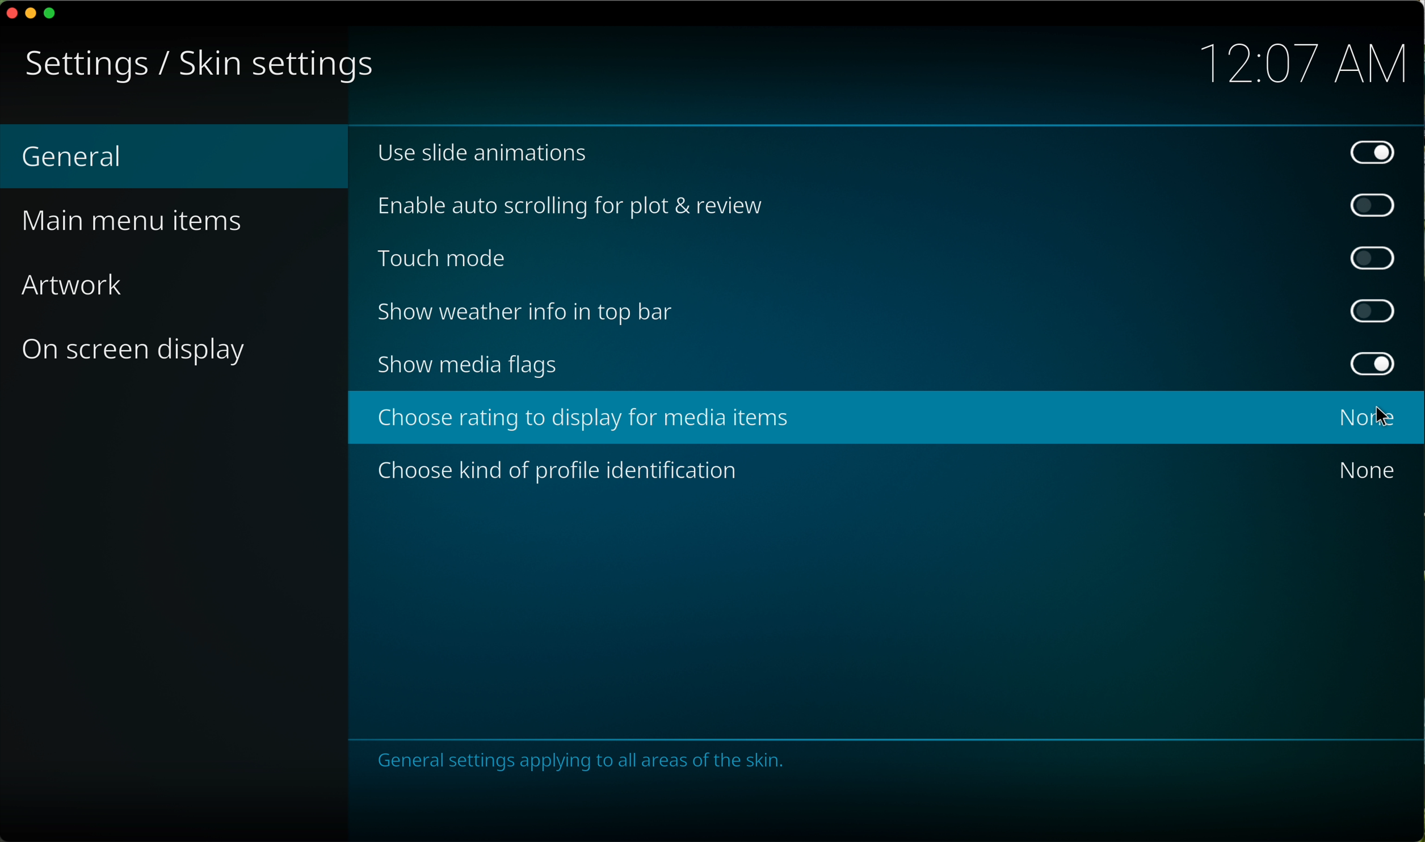 The image size is (1425, 842). Describe the element at coordinates (133, 351) in the screenshot. I see `on screen display` at that location.